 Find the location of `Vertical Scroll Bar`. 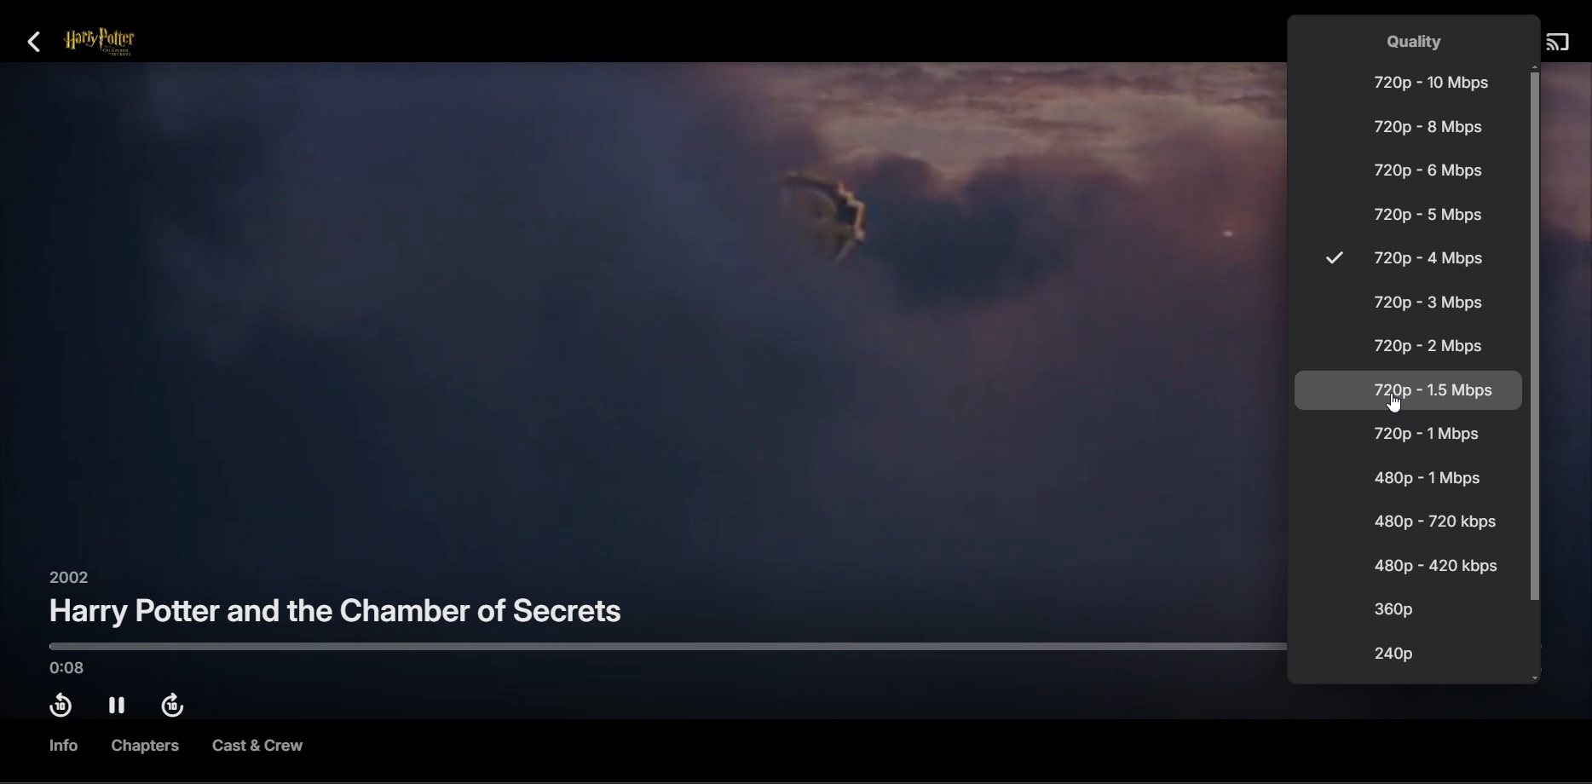

Vertical Scroll Bar is located at coordinates (1536, 372).